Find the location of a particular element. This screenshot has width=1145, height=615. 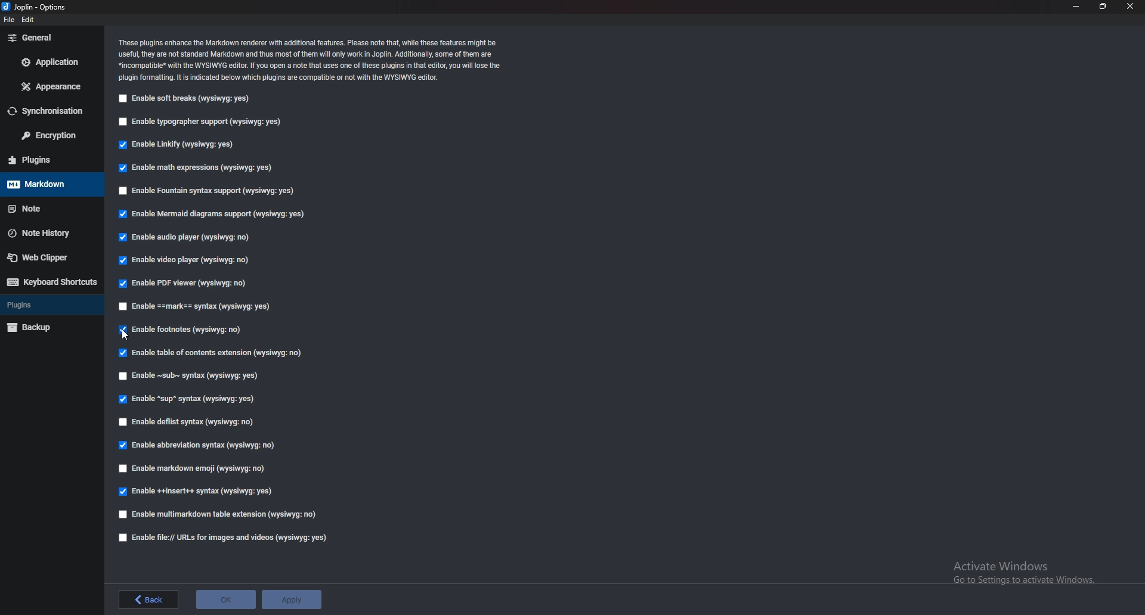

Enable file urls for images and videos is located at coordinates (222, 538).